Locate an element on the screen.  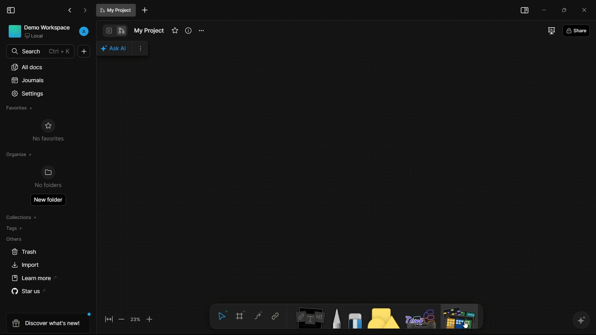
edgeless mode is located at coordinates (121, 31).